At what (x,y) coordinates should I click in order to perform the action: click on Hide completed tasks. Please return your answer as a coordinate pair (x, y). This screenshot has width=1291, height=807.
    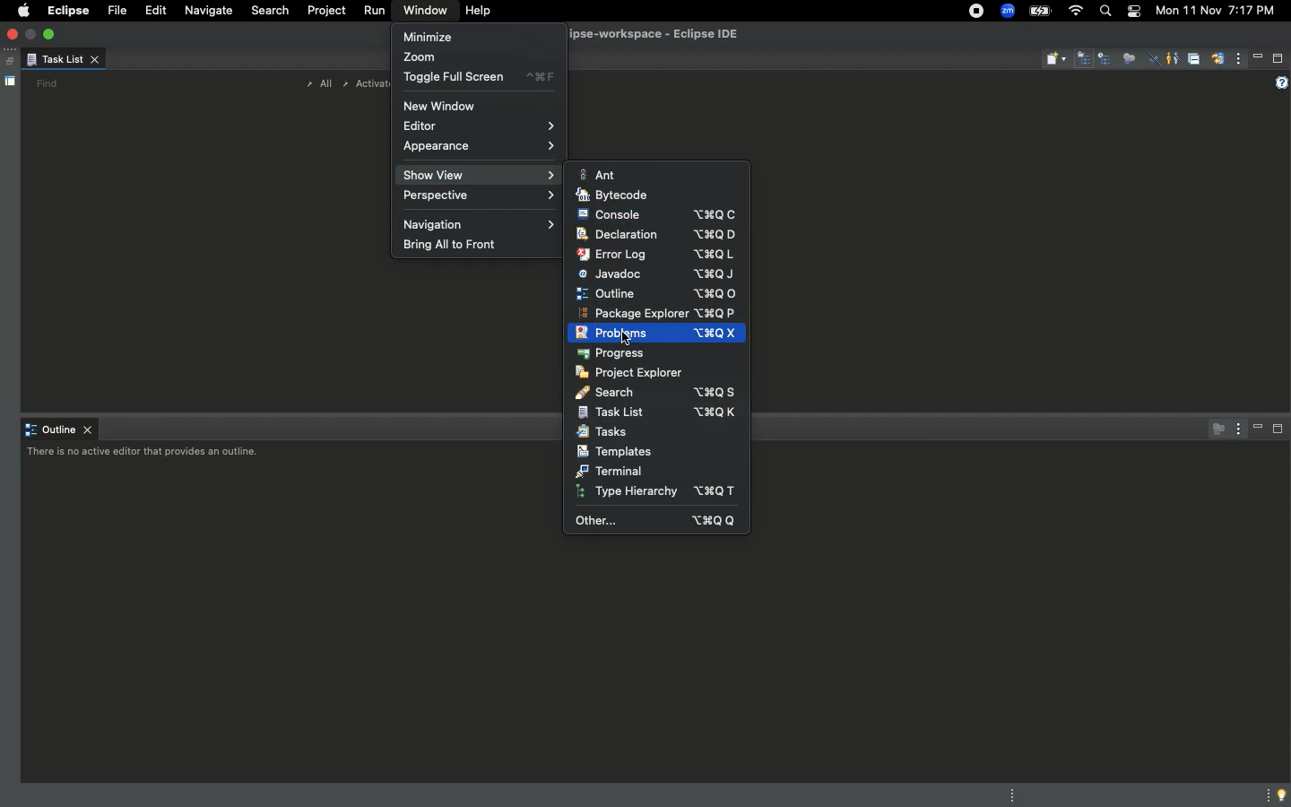
    Looking at the image, I should click on (1154, 61).